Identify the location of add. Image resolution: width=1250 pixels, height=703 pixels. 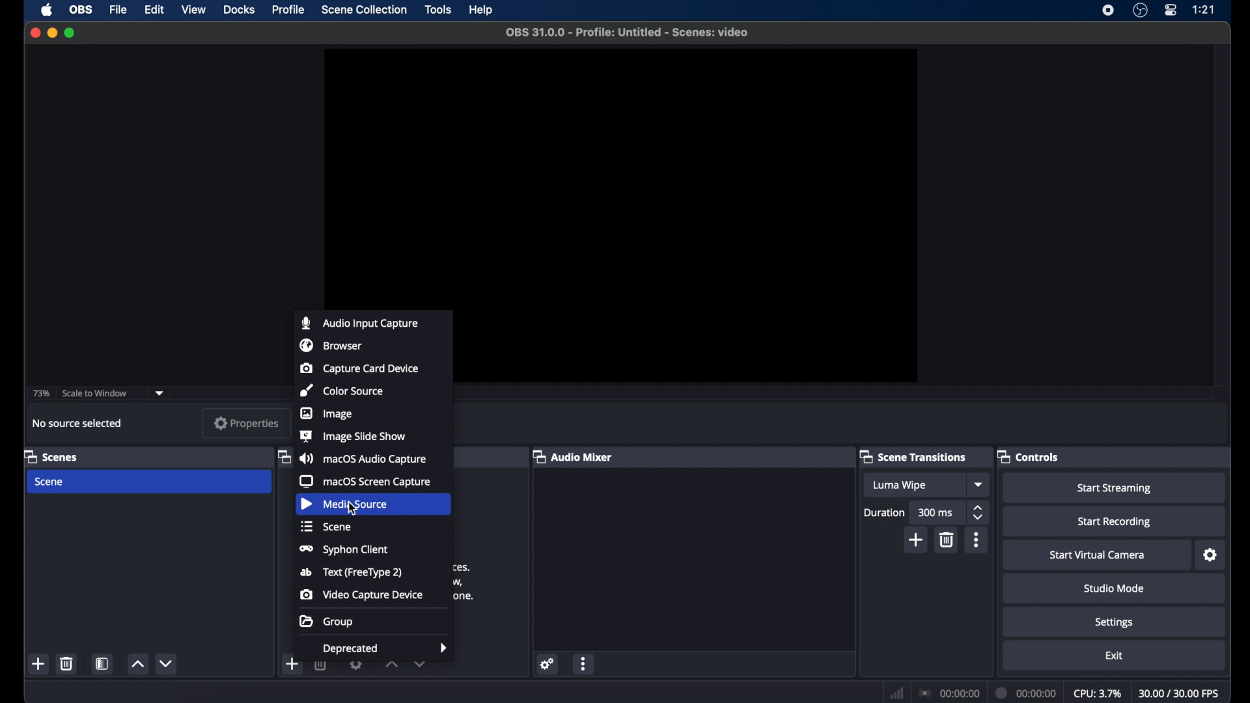
(917, 540).